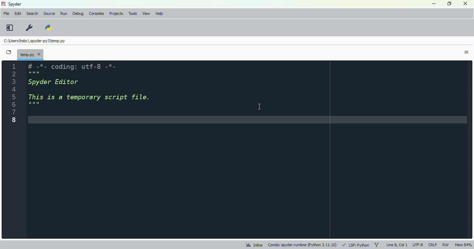 This screenshot has height=249, width=474. Describe the element at coordinates (96, 13) in the screenshot. I see `consoles` at that location.